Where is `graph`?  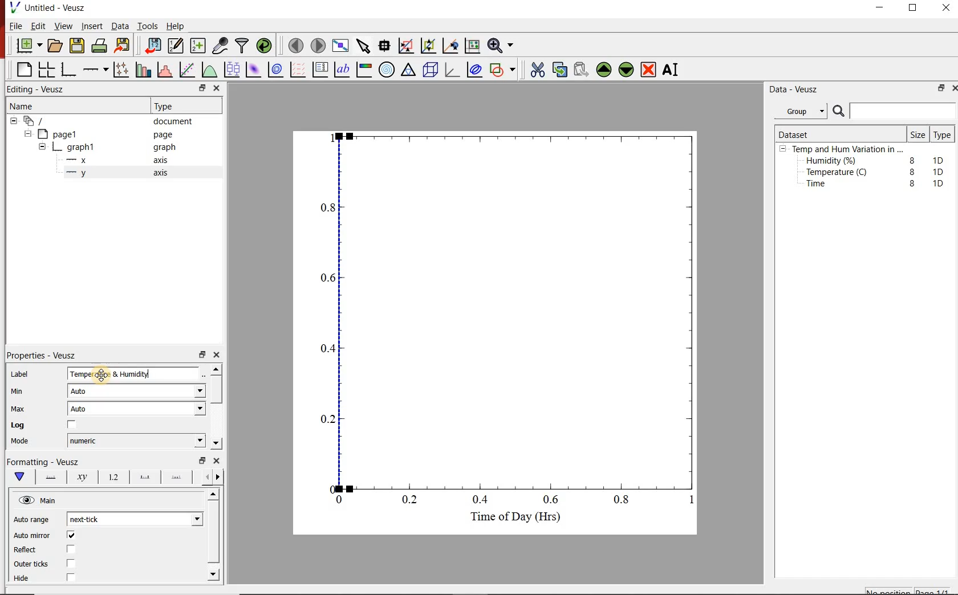
graph is located at coordinates (82, 146).